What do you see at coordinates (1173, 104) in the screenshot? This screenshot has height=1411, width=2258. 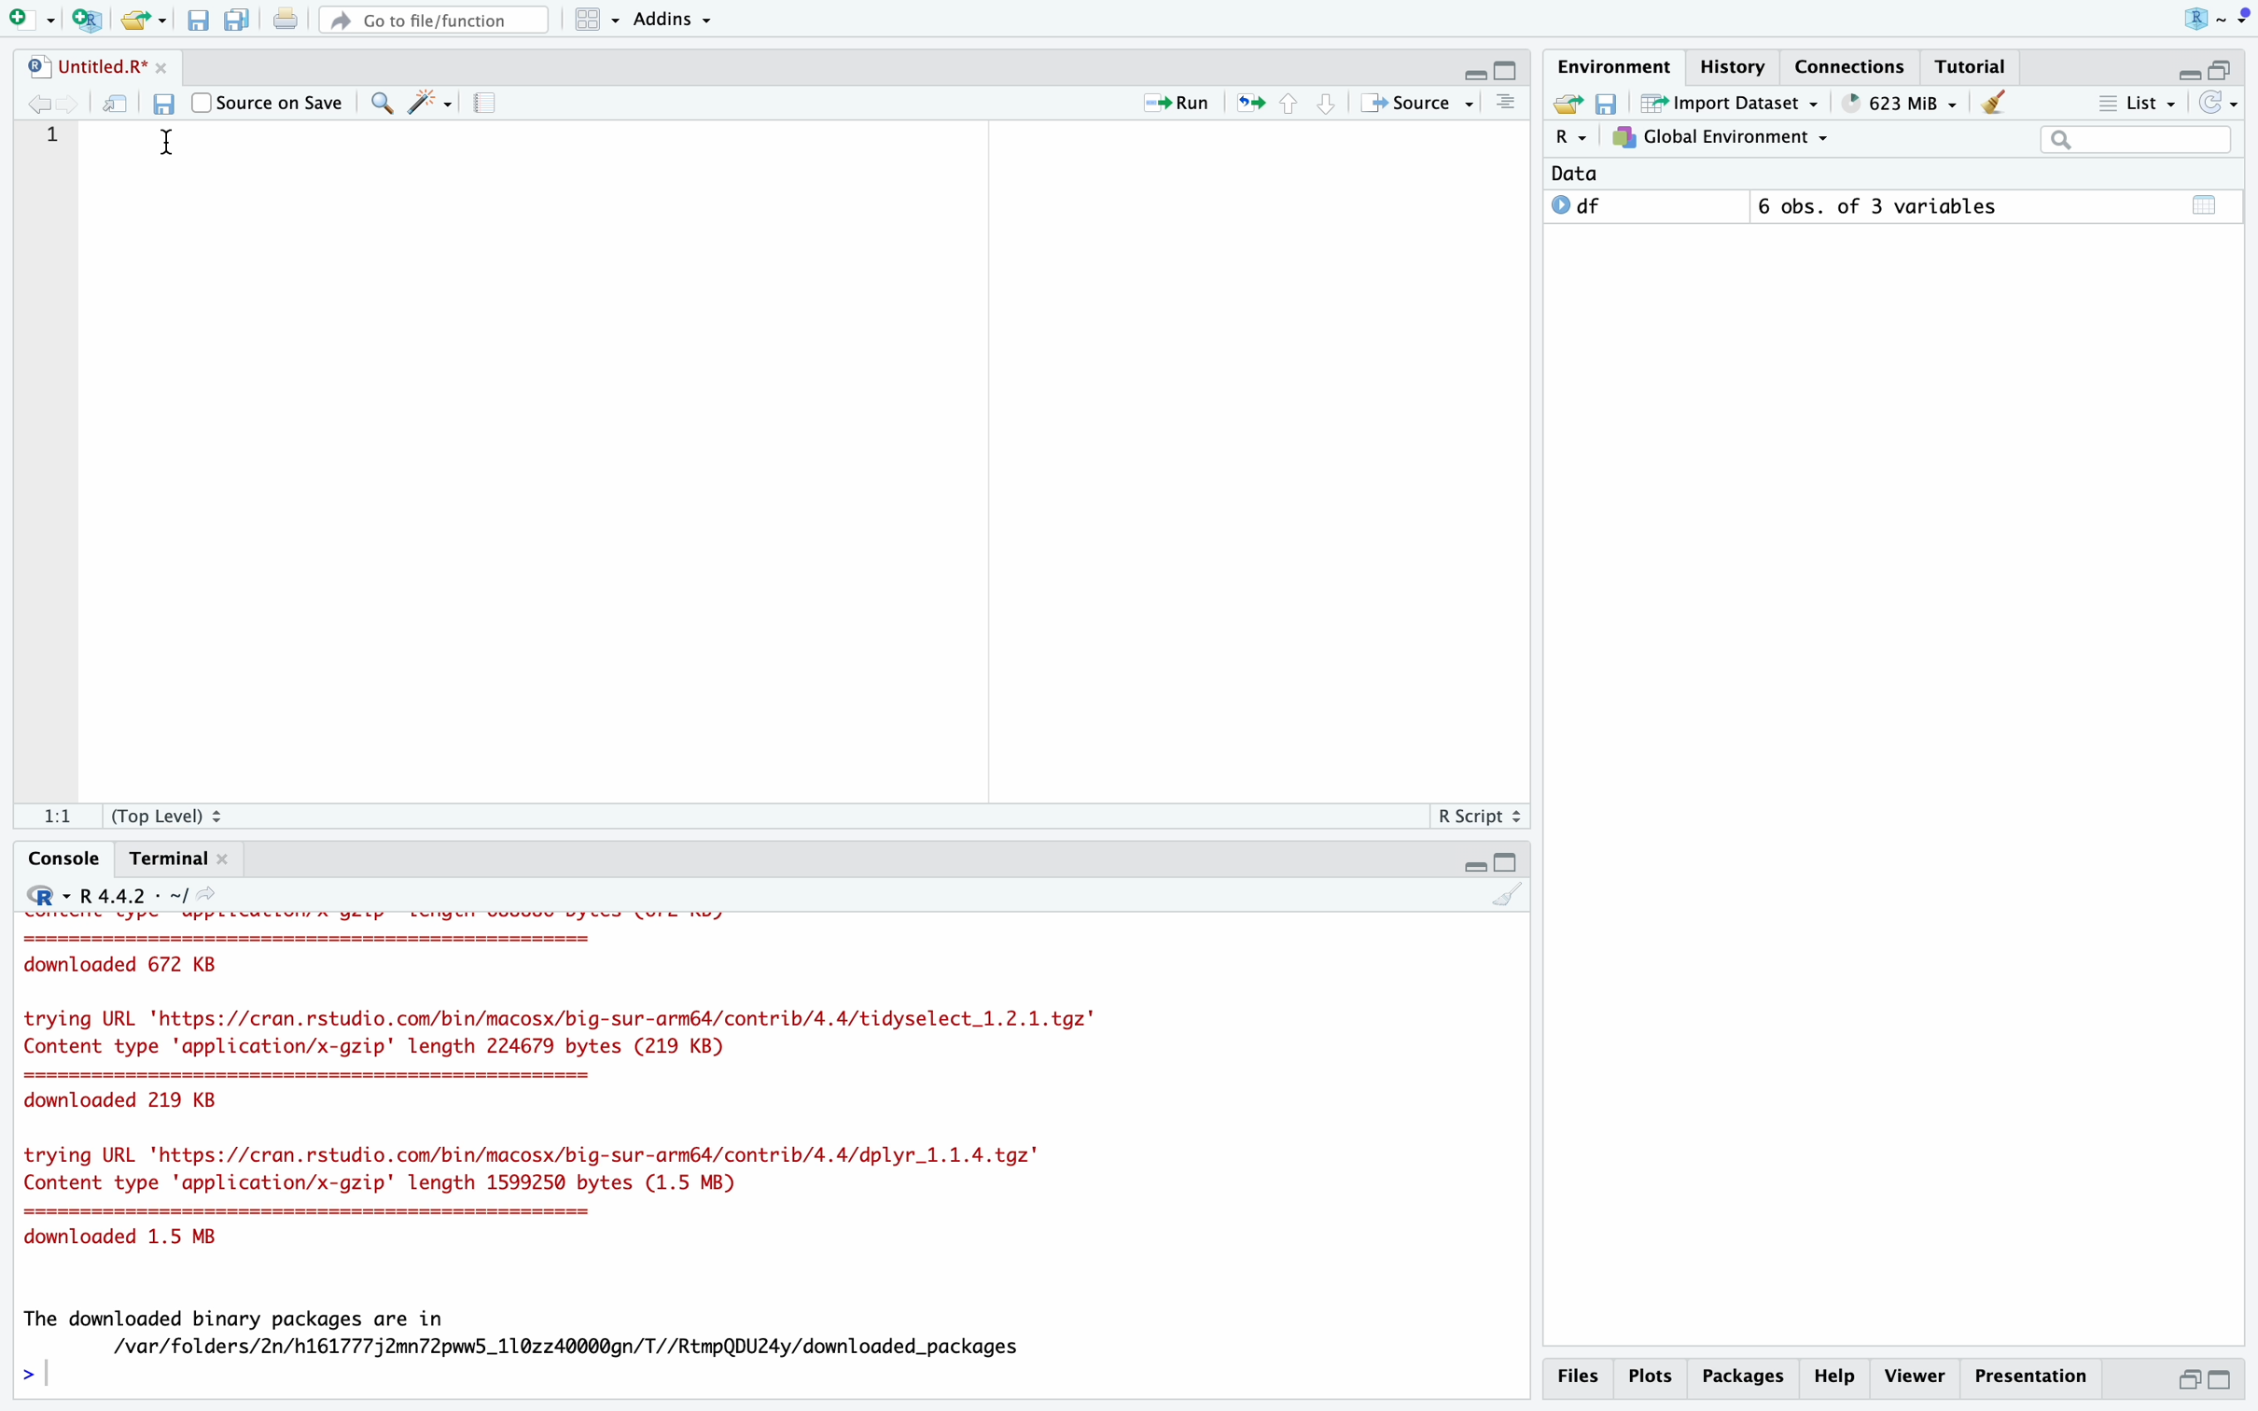 I see `Run current line` at bounding box center [1173, 104].